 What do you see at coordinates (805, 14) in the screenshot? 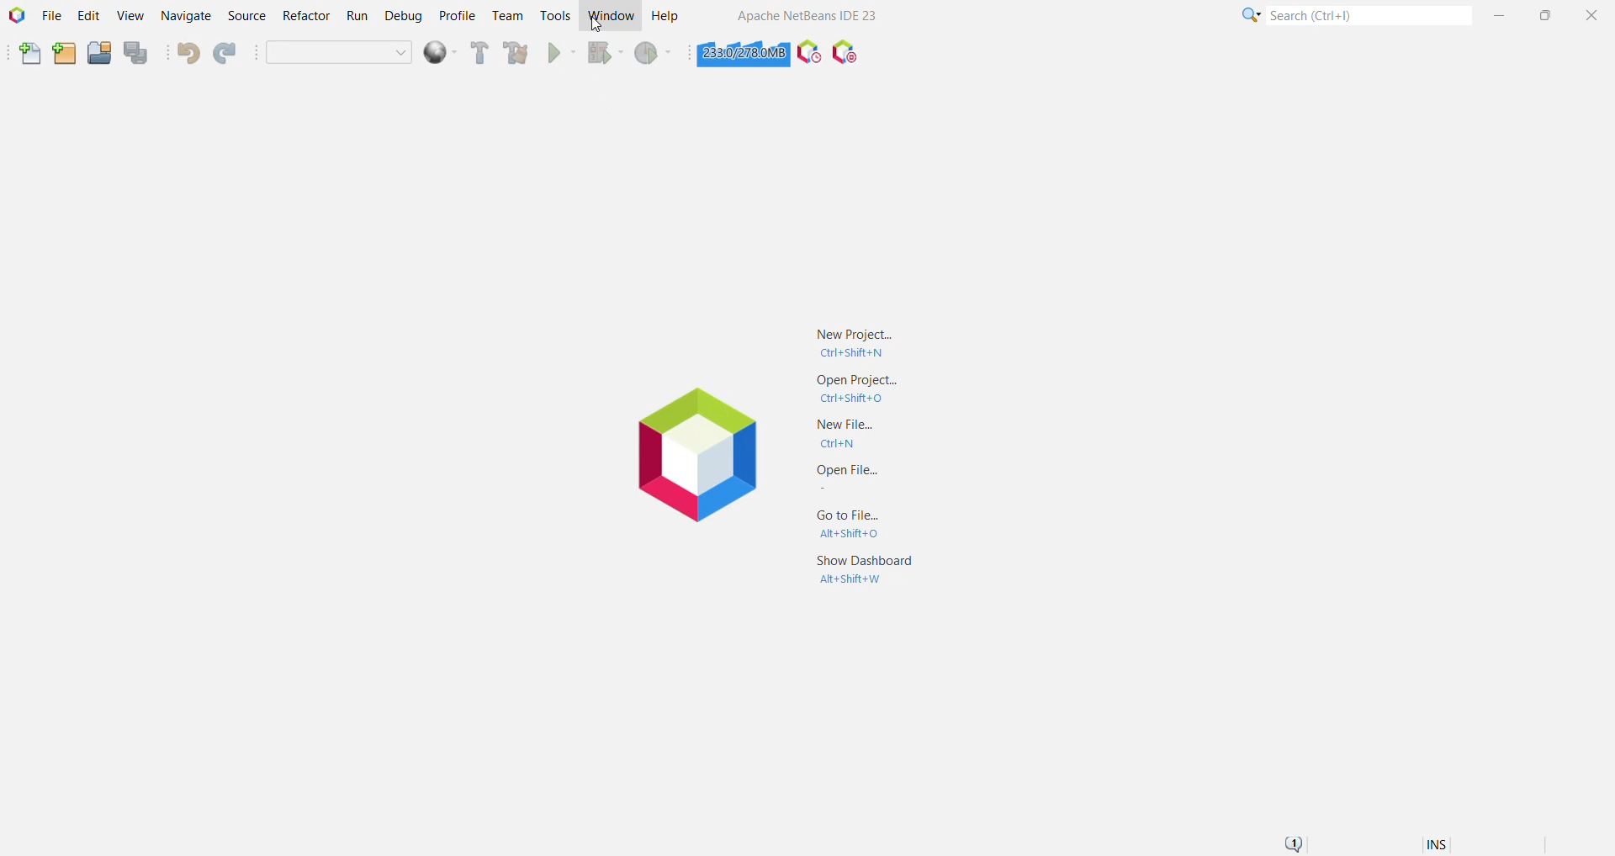
I see `Application Name and Version` at bounding box center [805, 14].